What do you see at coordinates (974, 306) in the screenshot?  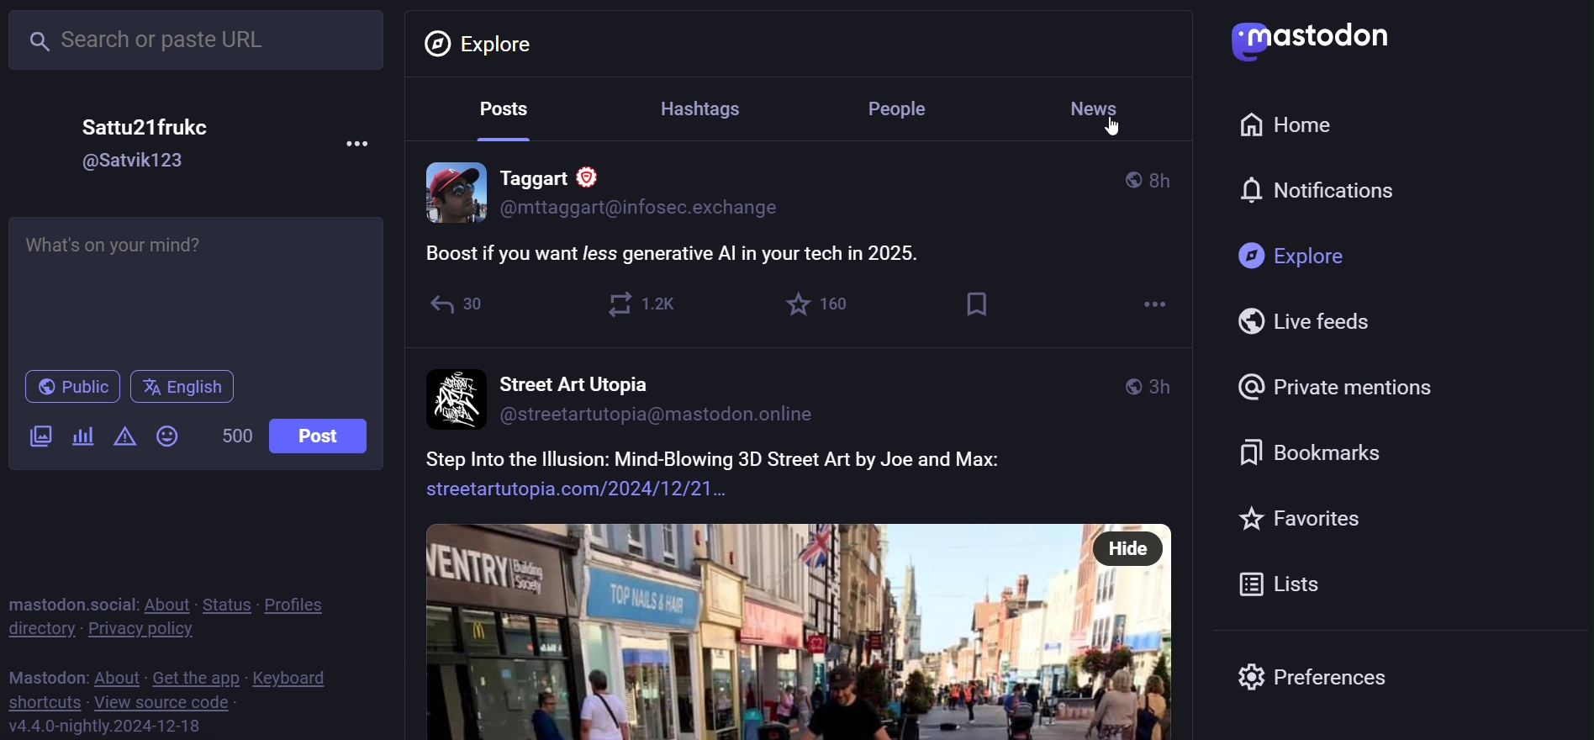 I see `bookmark` at bounding box center [974, 306].